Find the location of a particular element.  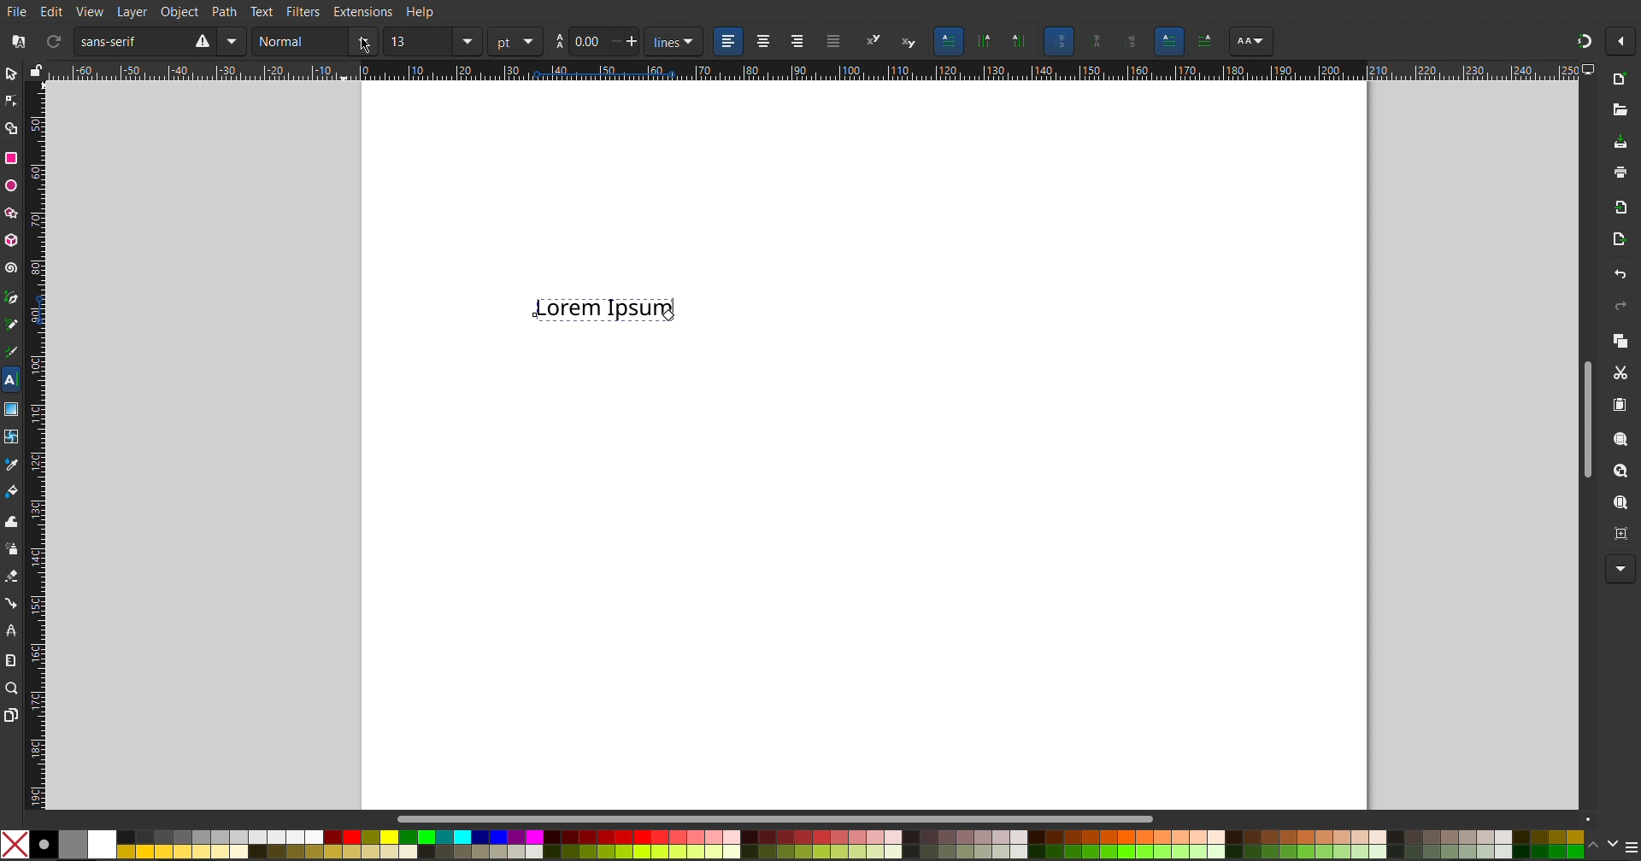

Color is located at coordinates (791, 842).